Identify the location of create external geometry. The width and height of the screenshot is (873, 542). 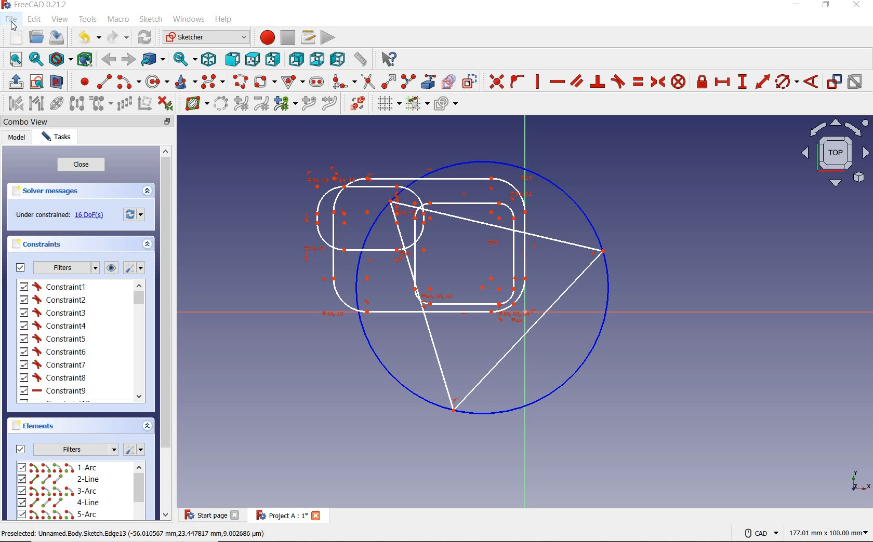
(427, 82).